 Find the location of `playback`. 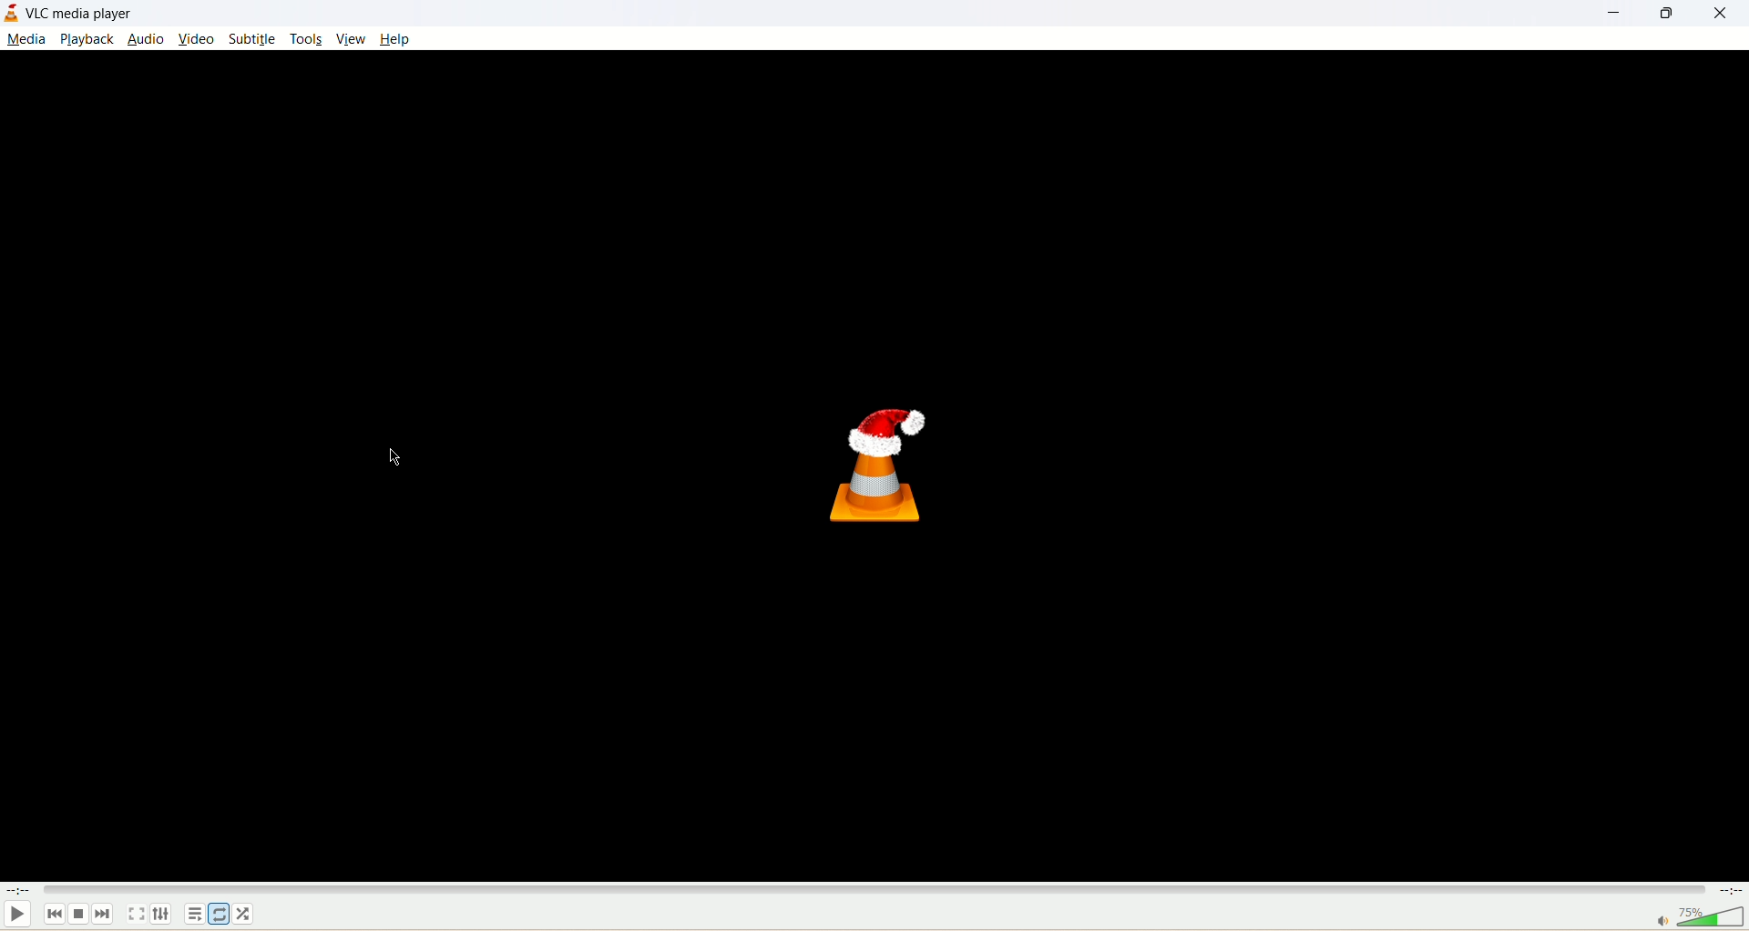

playback is located at coordinates (87, 38).